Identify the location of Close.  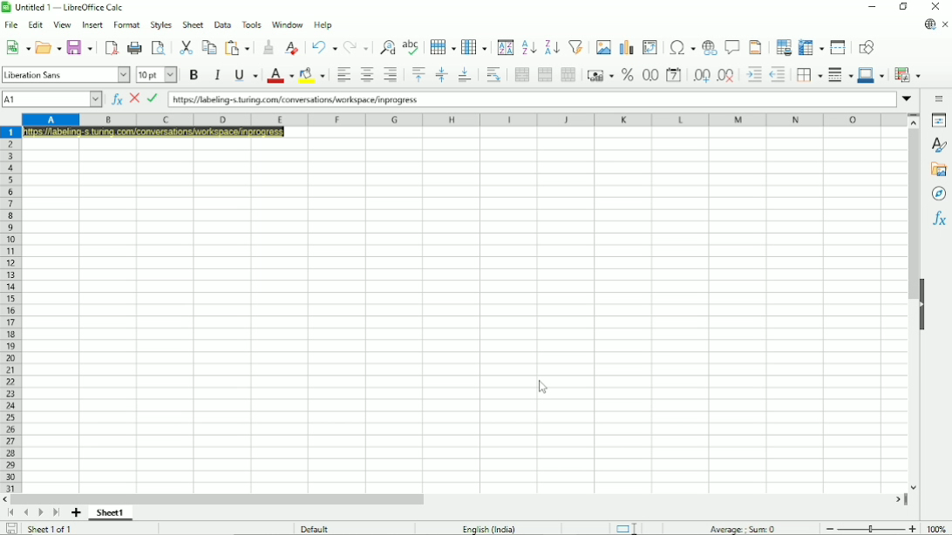
(937, 7).